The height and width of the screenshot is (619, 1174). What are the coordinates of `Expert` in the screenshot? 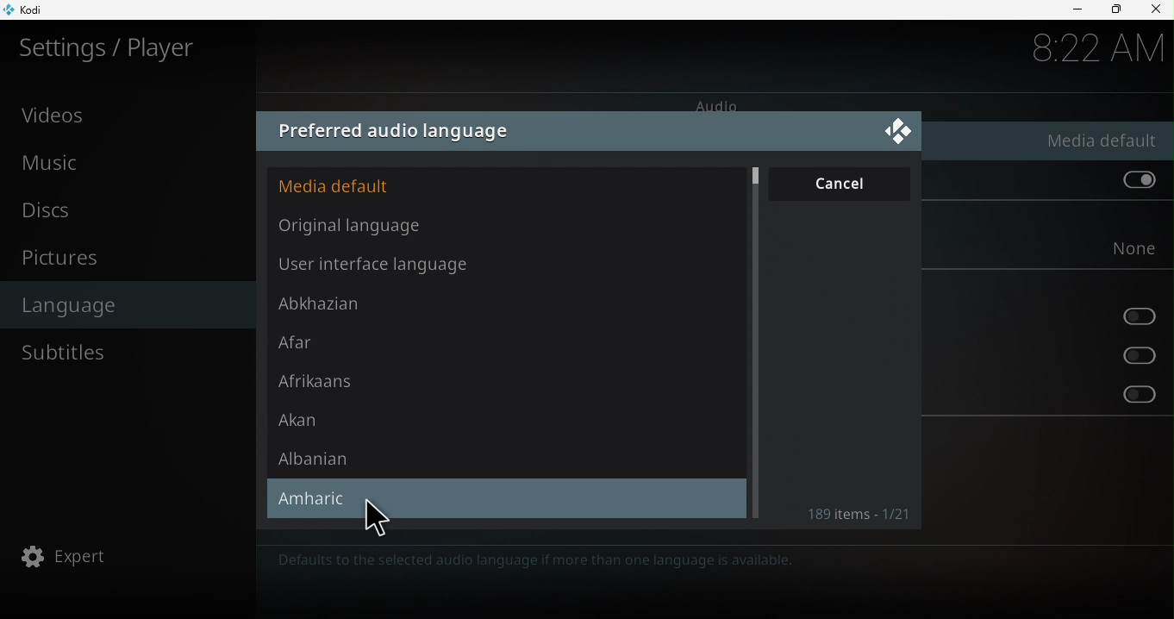 It's located at (122, 558).